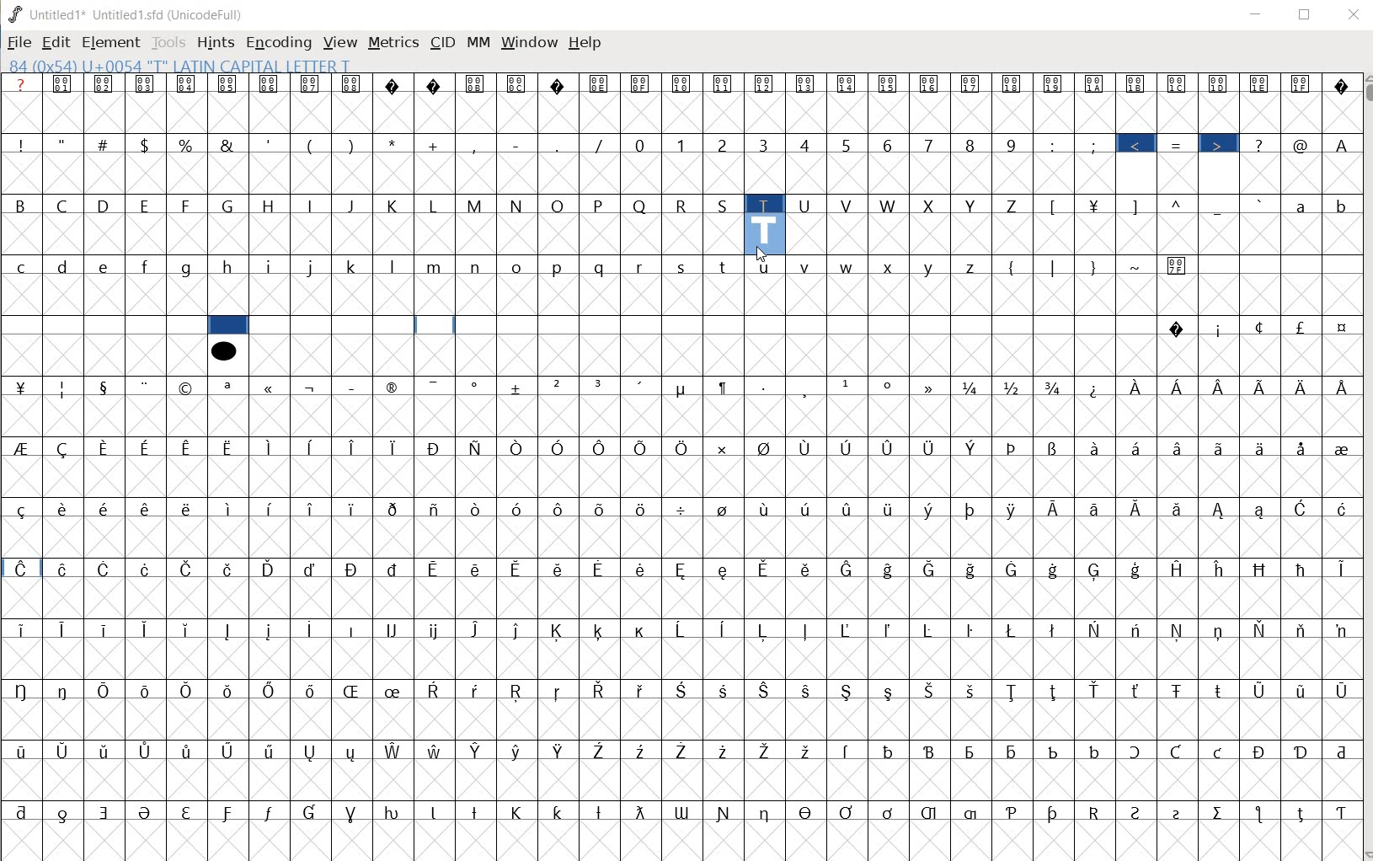  What do you see at coordinates (560, 751) in the screenshot?
I see `Symbol` at bounding box center [560, 751].